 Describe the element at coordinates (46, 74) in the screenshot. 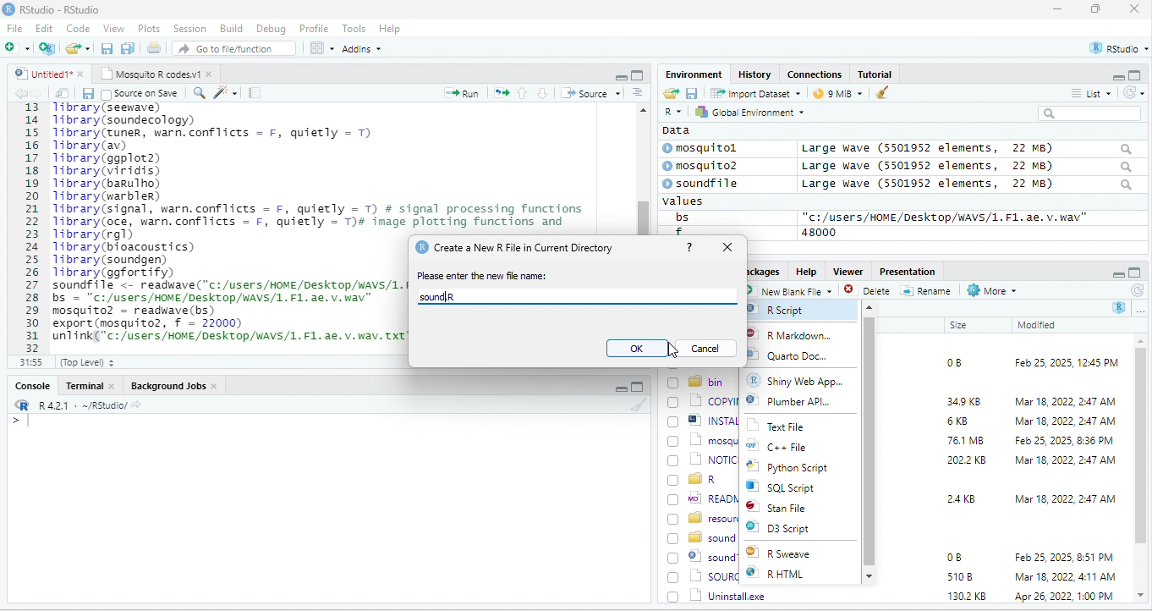

I see `© Untitied1* »` at that location.